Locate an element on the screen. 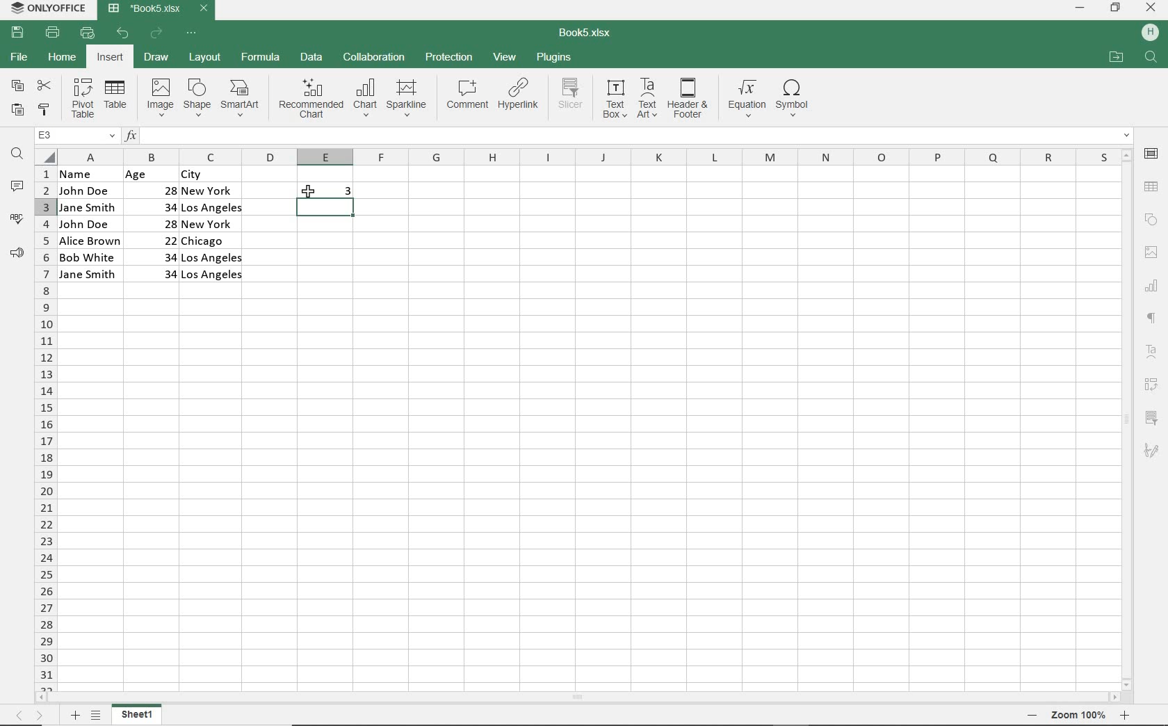 The width and height of the screenshot is (1168, 726). TEXT BOX is located at coordinates (613, 101).